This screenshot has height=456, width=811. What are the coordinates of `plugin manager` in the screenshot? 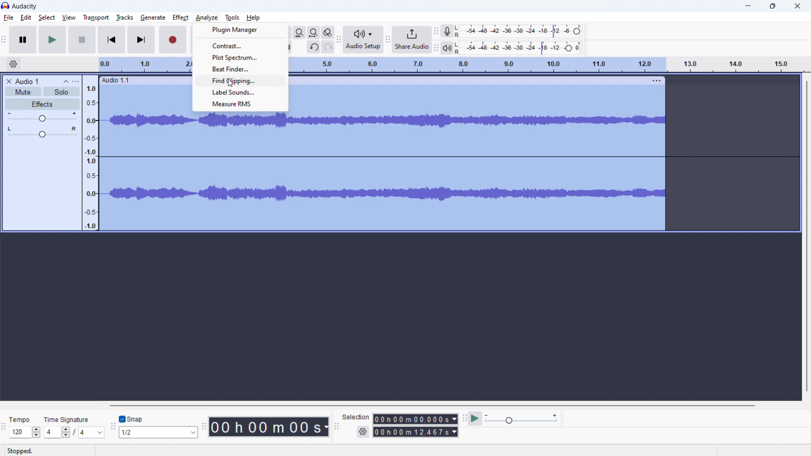 It's located at (240, 30).